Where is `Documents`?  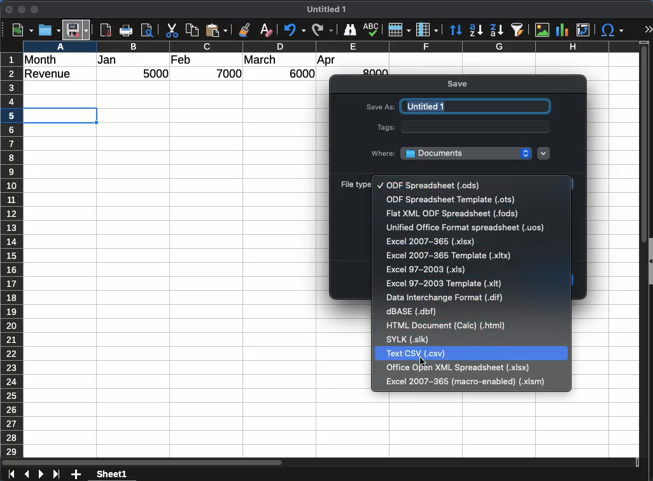
Documents is located at coordinates (467, 153).